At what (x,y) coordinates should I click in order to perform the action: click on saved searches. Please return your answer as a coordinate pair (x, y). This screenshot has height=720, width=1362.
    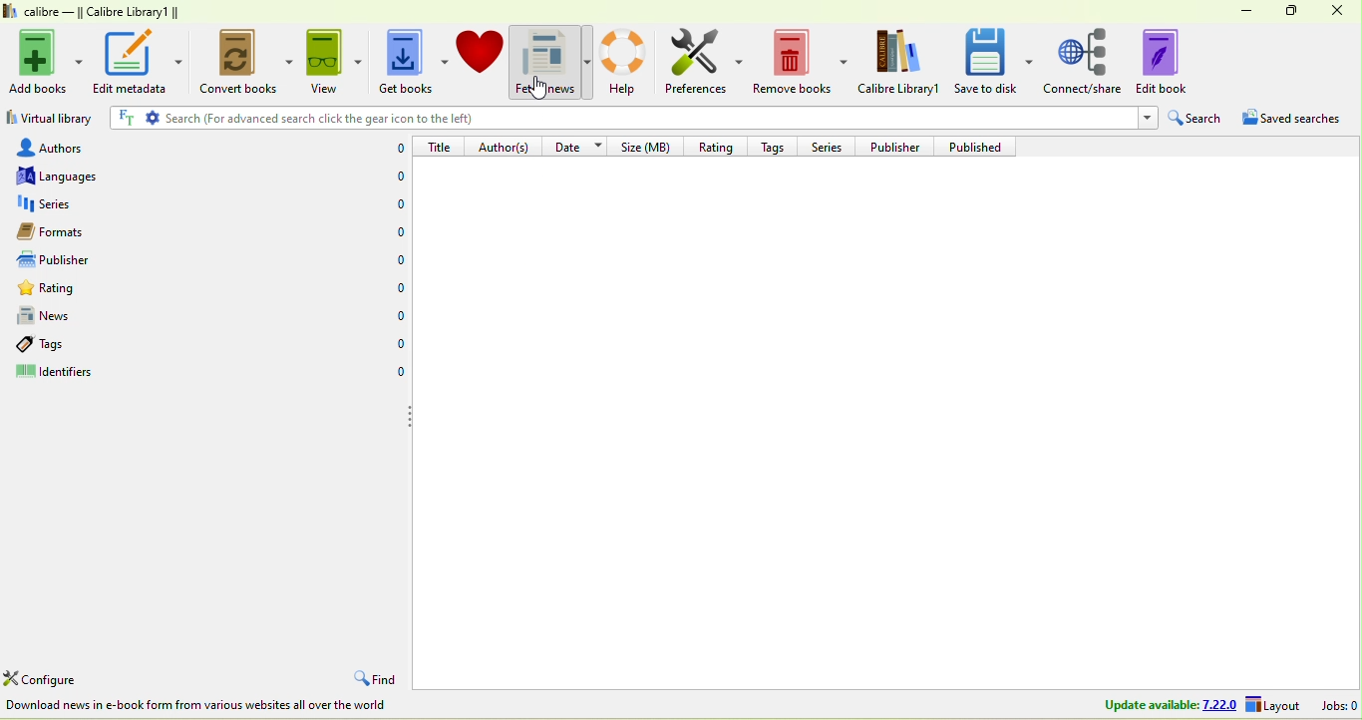
    Looking at the image, I should click on (1292, 118).